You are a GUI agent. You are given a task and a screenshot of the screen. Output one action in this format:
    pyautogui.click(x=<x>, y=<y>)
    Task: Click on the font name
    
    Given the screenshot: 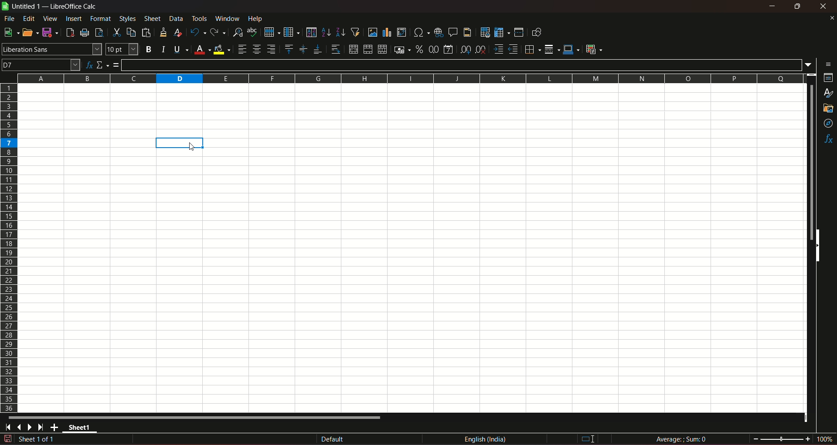 What is the action you would take?
    pyautogui.click(x=51, y=49)
    